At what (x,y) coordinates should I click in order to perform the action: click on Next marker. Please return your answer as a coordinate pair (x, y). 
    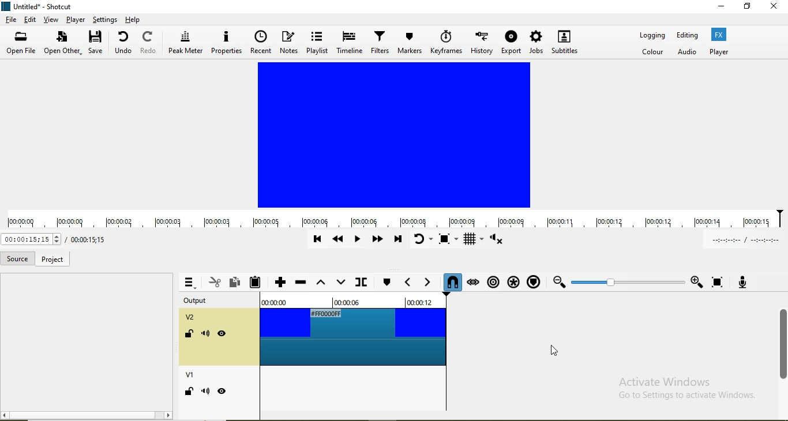
    Looking at the image, I should click on (386, 283).